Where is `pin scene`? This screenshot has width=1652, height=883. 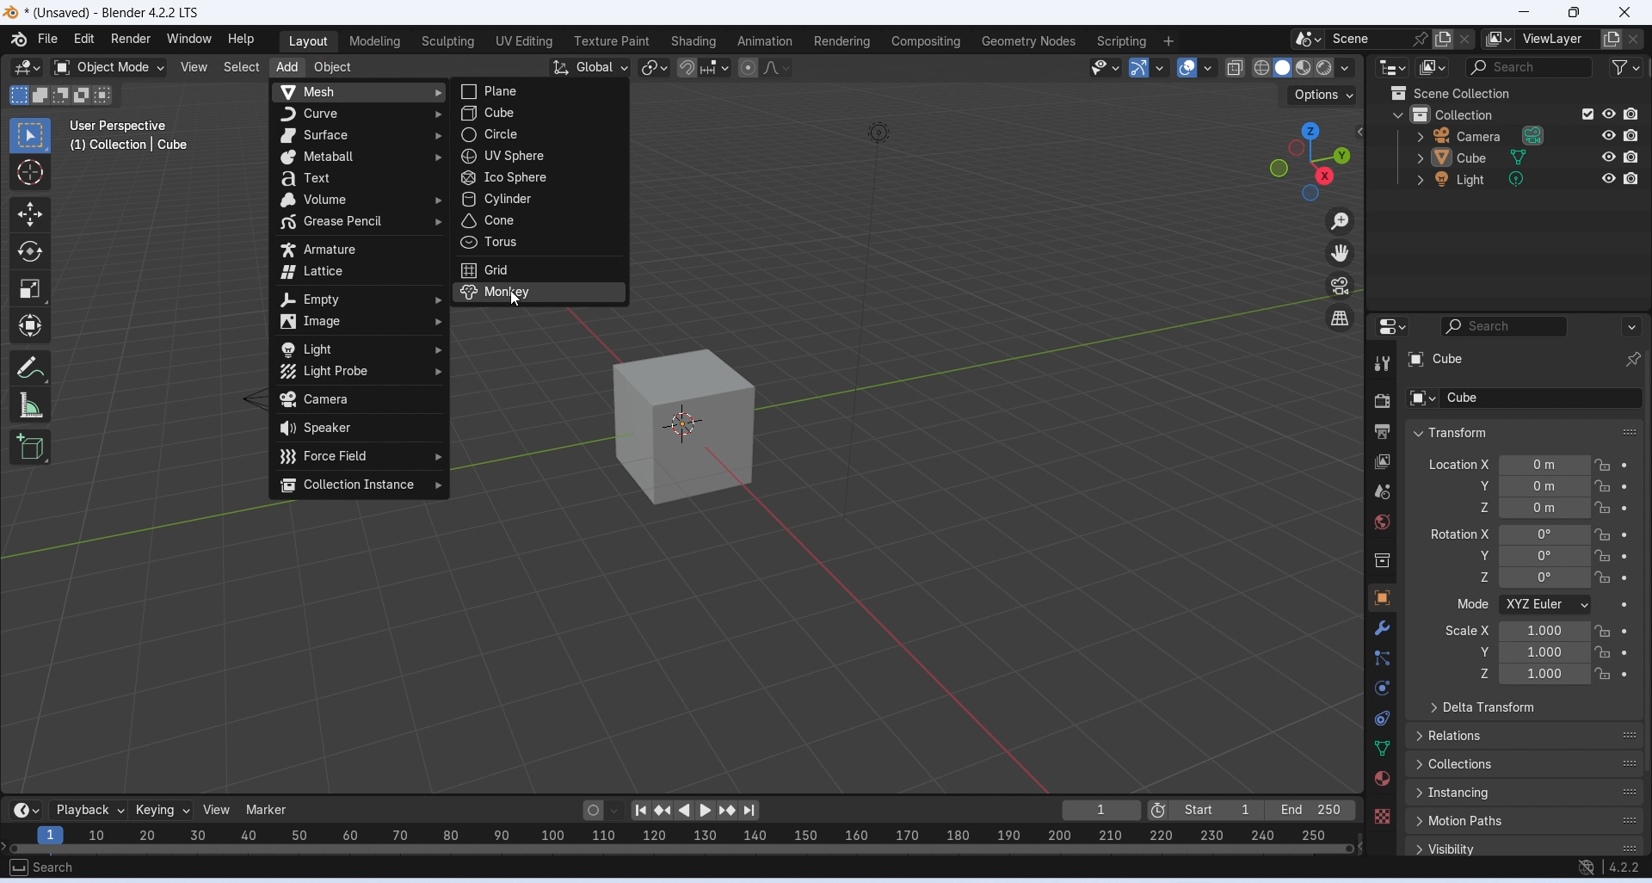 pin scene is located at coordinates (1422, 39).